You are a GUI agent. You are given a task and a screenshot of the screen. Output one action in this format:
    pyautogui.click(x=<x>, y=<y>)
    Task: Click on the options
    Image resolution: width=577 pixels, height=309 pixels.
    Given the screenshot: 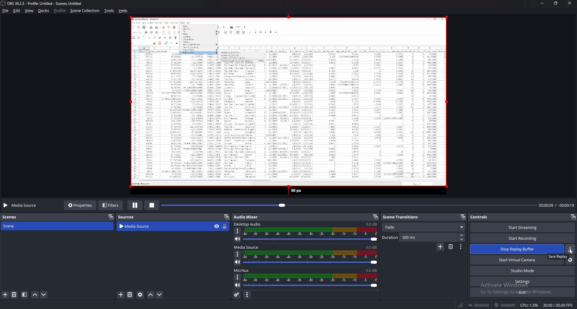 What is the action you would take?
    pyautogui.click(x=238, y=277)
    